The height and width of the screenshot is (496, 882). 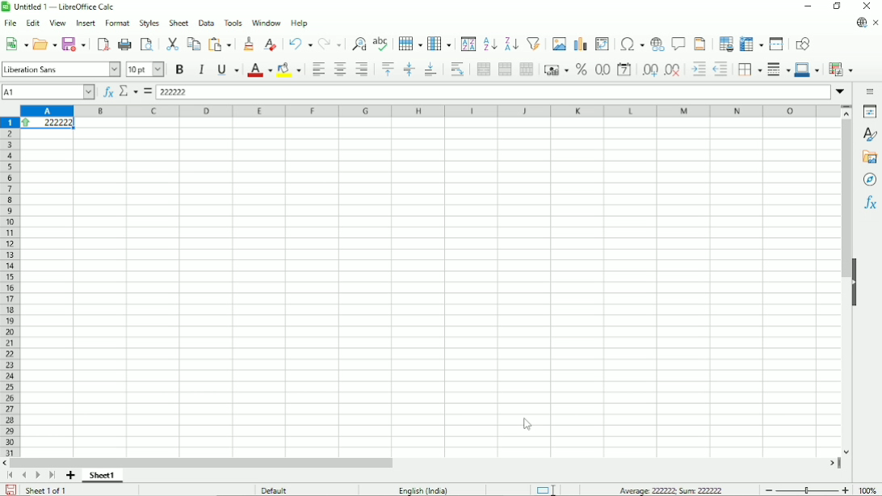 What do you see at coordinates (249, 43) in the screenshot?
I see `Clone formatting` at bounding box center [249, 43].